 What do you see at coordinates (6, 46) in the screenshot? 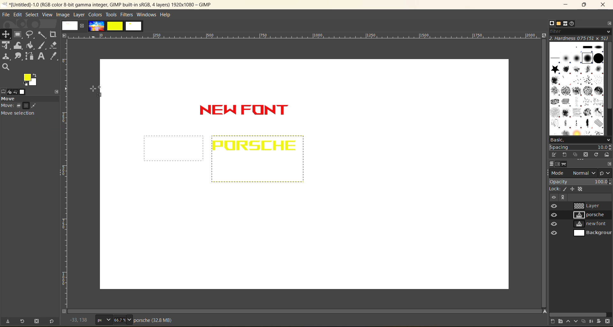
I see `Unified transform tool` at bounding box center [6, 46].